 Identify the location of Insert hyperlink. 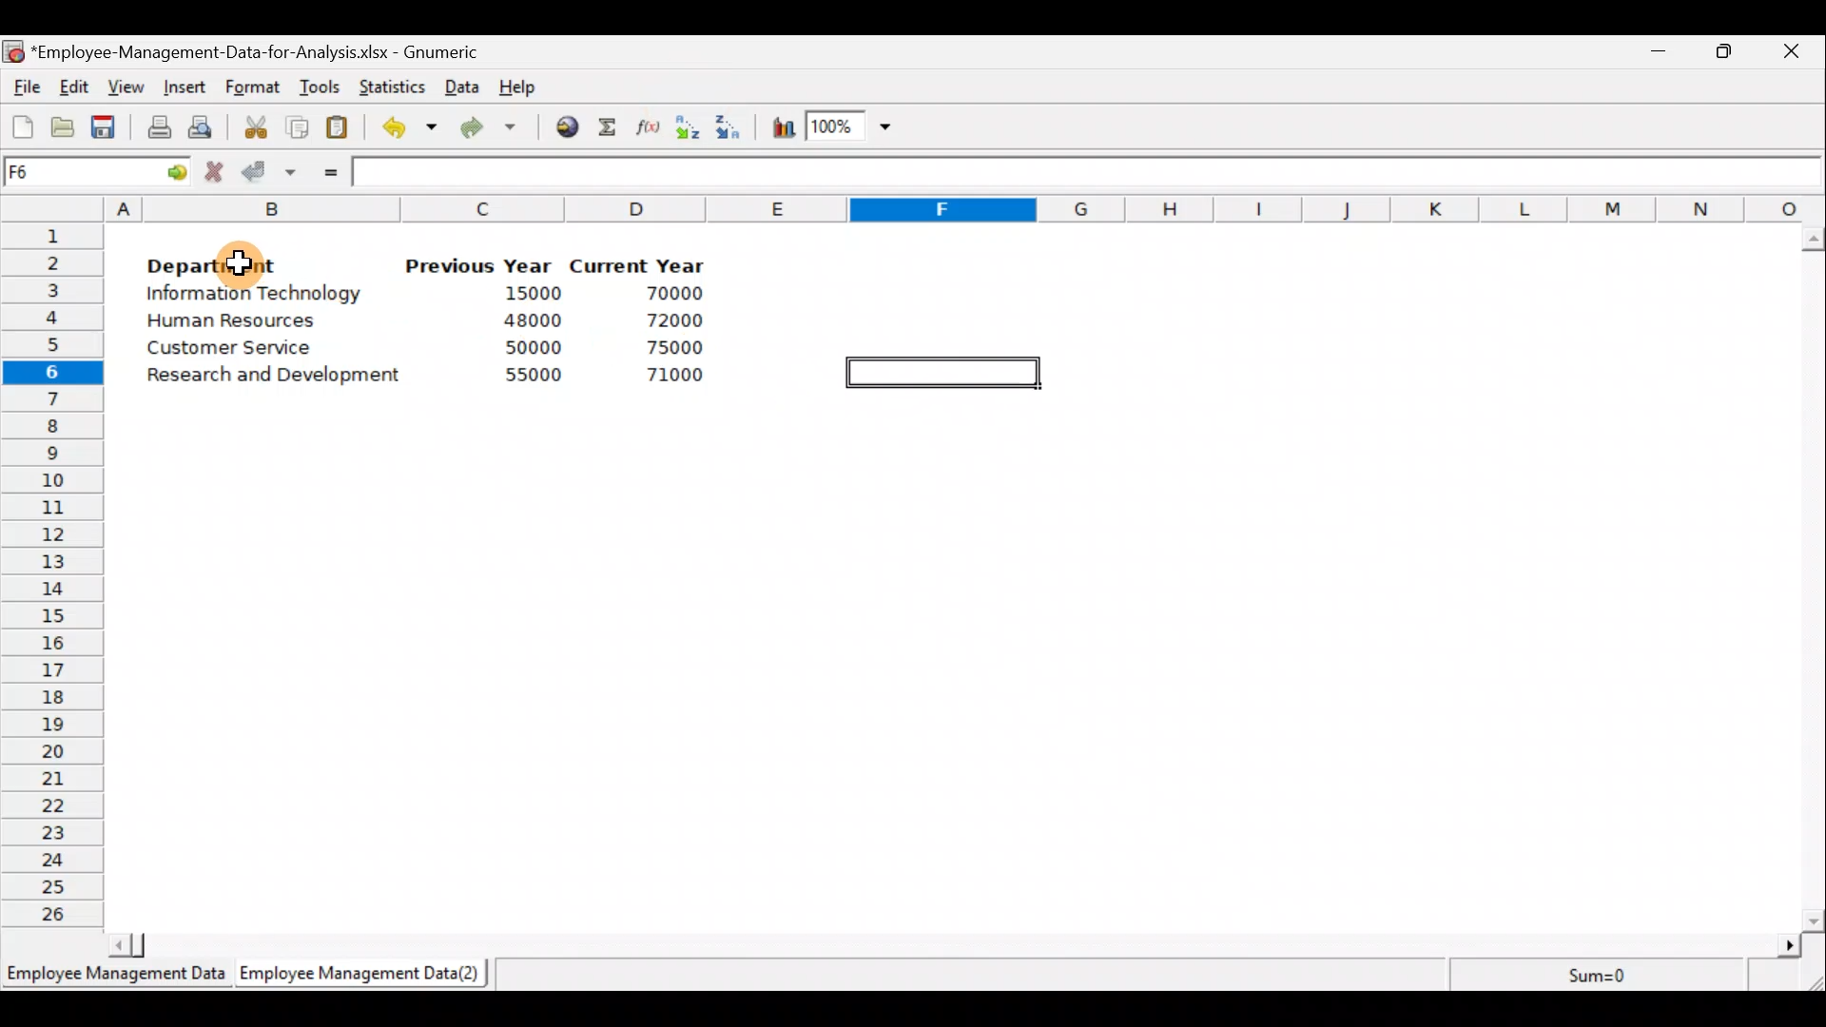
(560, 126).